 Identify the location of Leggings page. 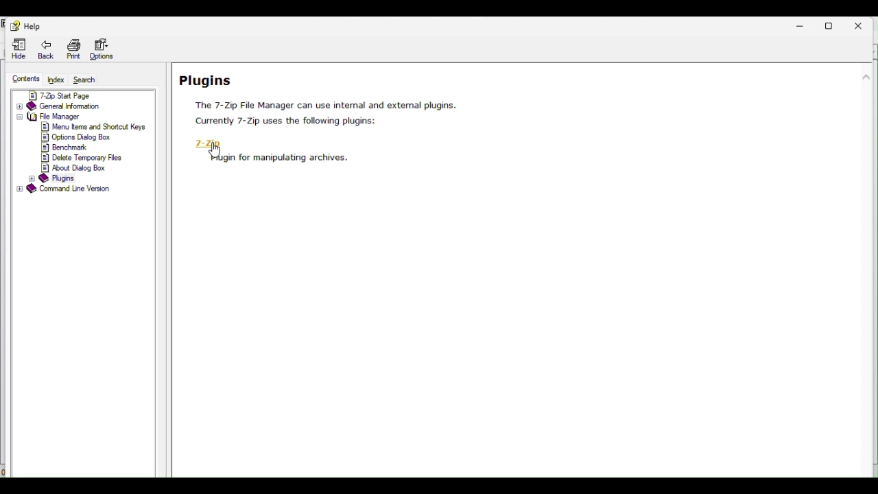
(328, 100).